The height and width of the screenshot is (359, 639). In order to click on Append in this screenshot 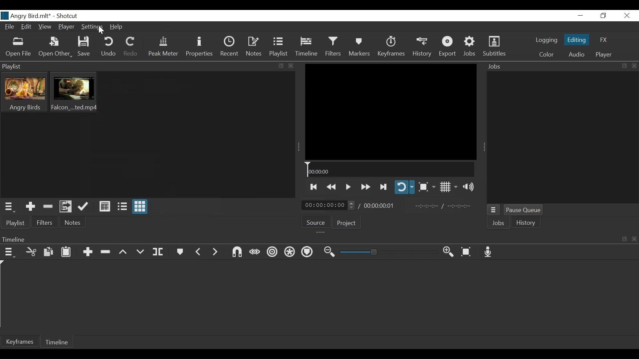, I will do `click(89, 252)`.